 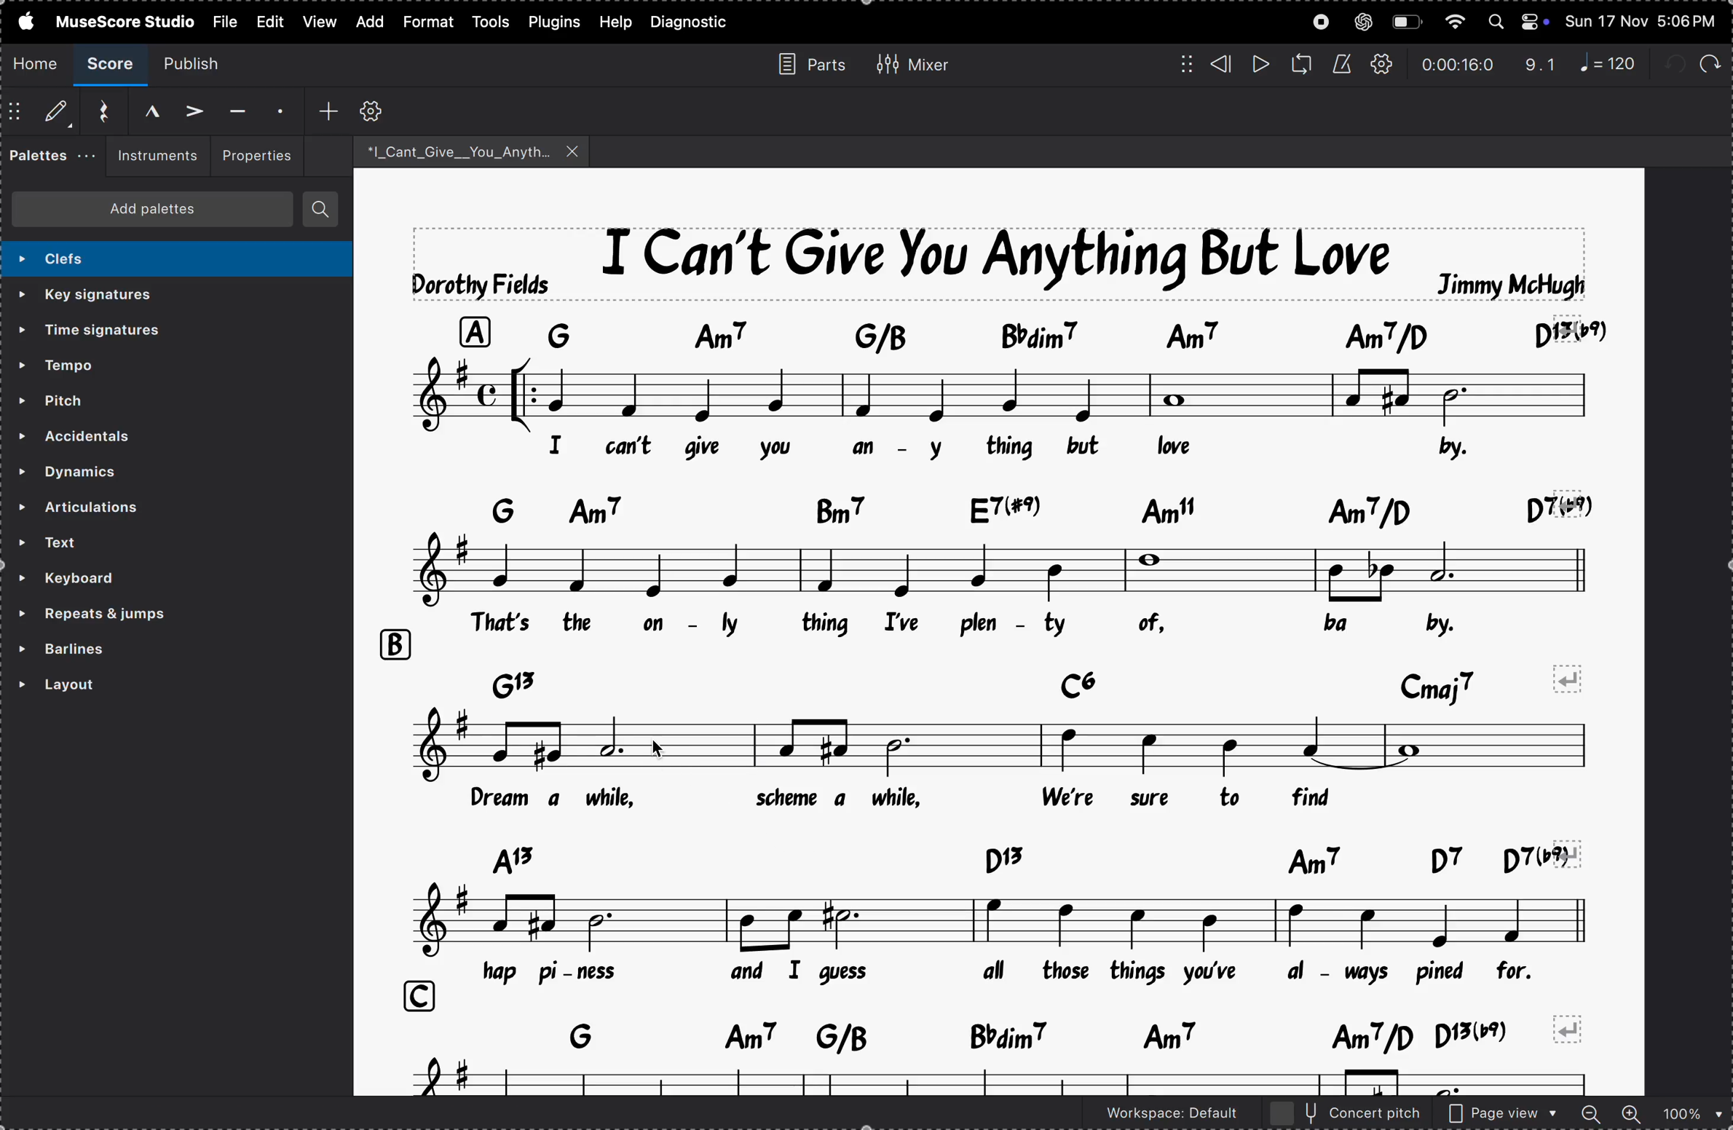 What do you see at coordinates (1301, 64) in the screenshot?
I see `loop playback` at bounding box center [1301, 64].